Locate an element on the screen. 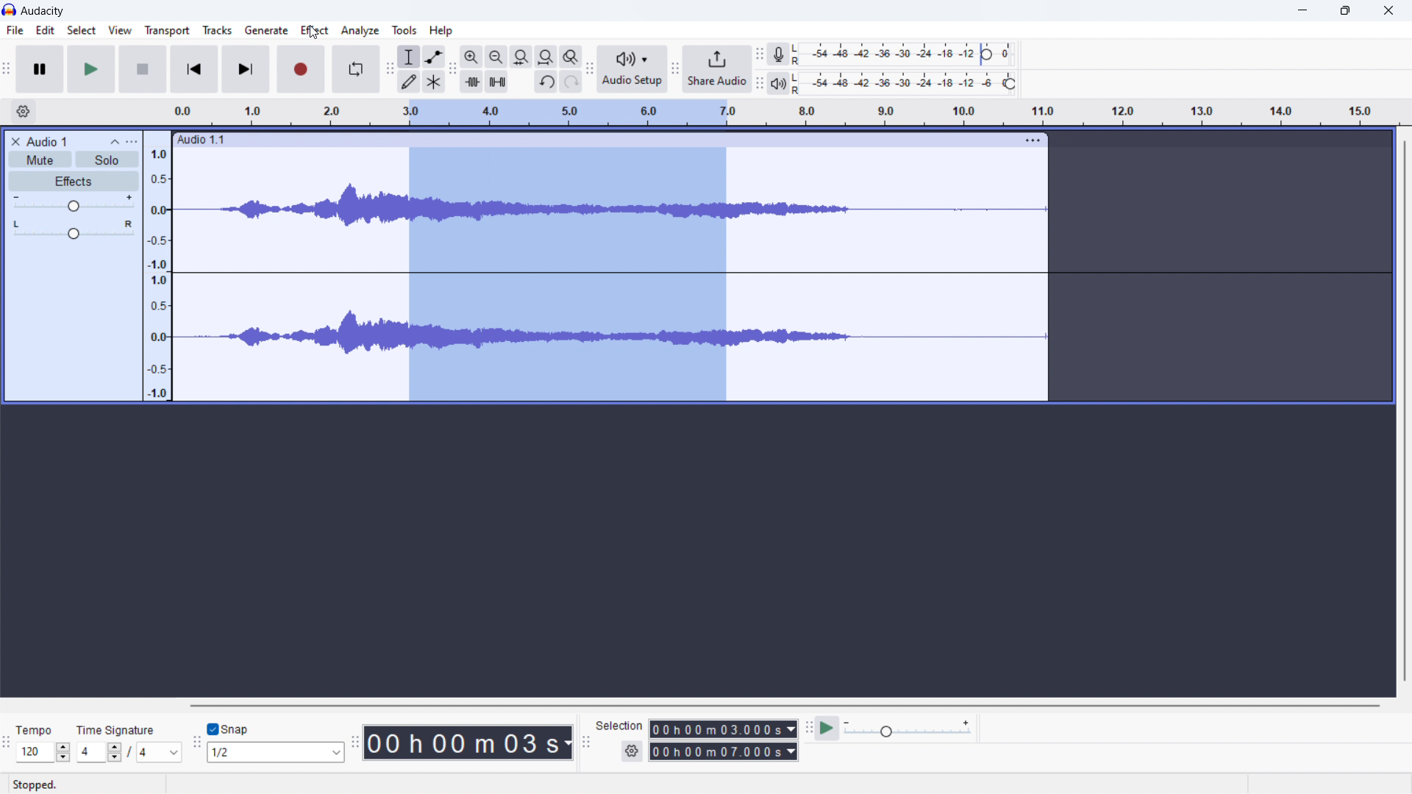 This screenshot has height=794, width=1412. logo is located at coordinates (10, 10).